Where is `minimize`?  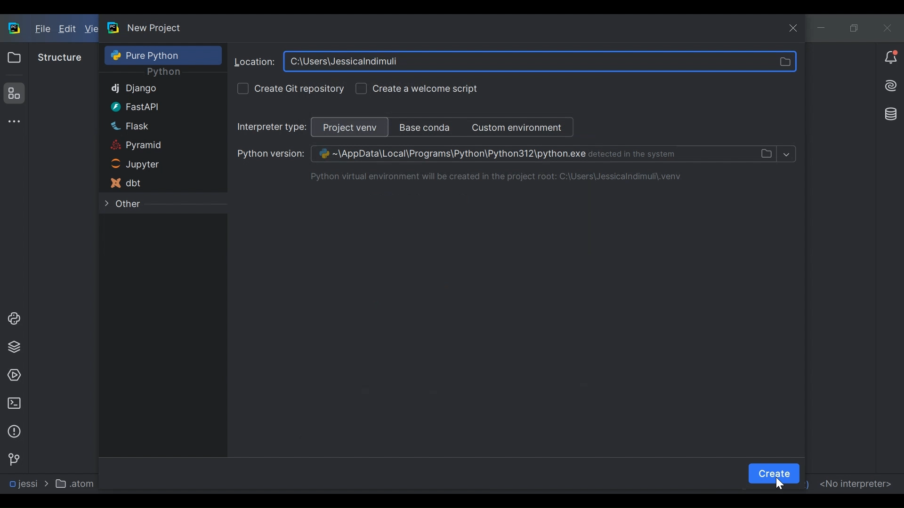
minimize is located at coordinates (822, 28).